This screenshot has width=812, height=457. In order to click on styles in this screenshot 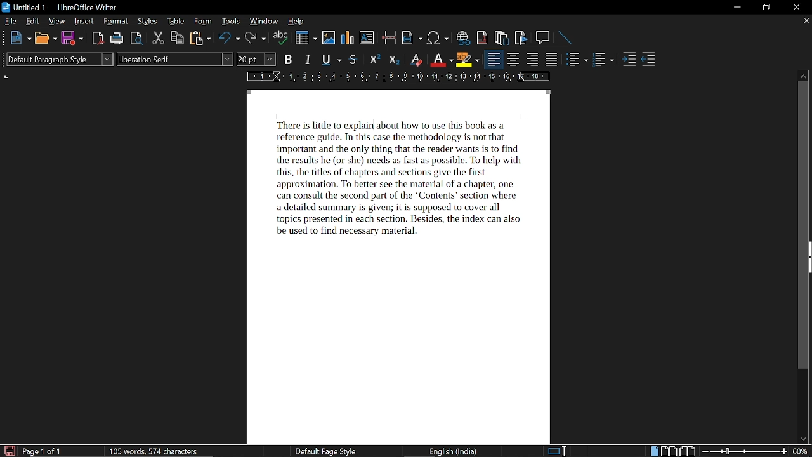, I will do `click(148, 22)`.